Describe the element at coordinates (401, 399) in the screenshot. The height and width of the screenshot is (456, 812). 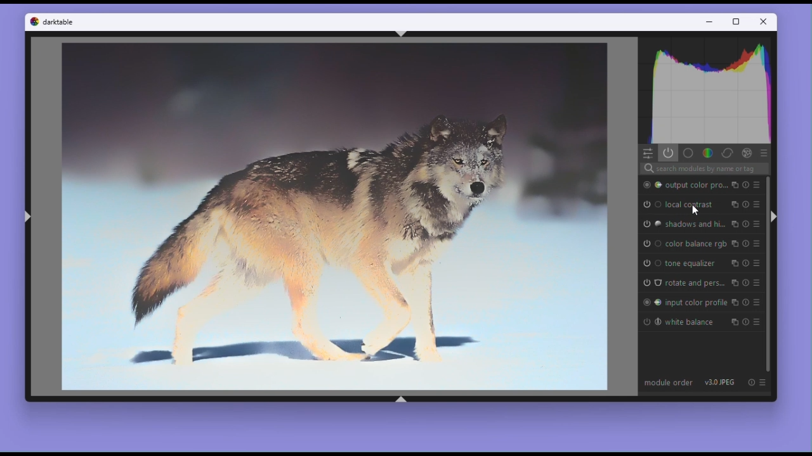
I see `shift+ctrl+b` at that location.